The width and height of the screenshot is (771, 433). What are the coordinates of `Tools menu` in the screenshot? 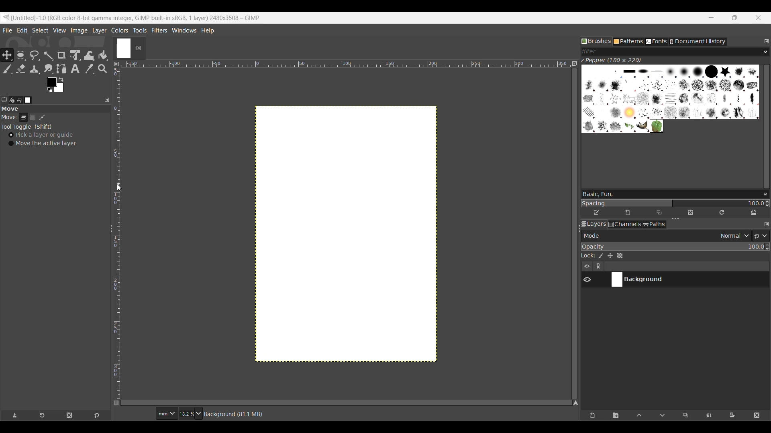 It's located at (140, 30).